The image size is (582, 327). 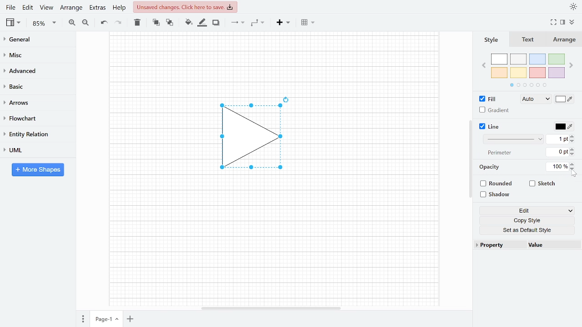 What do you see at coordinates (216, 23) in the screenshot?
I see `Shadow` at bounding box center [216, 23].